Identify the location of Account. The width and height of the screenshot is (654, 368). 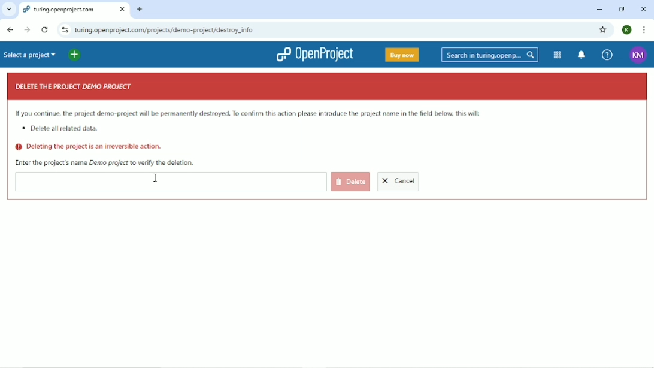
(628, 30).